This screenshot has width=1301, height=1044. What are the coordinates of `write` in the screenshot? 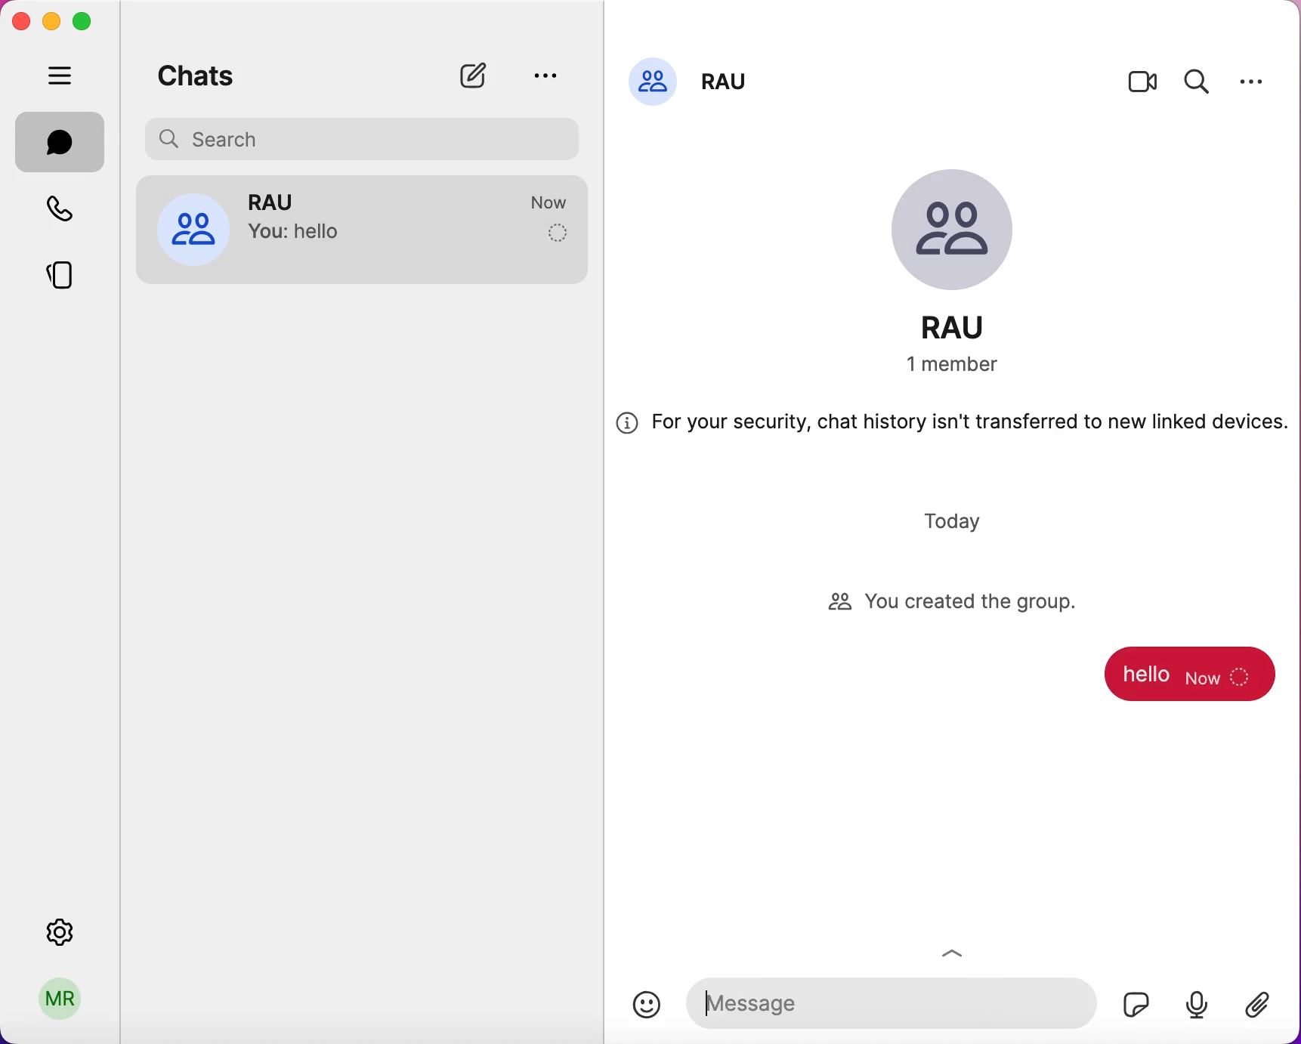 It's located at (481, 76).